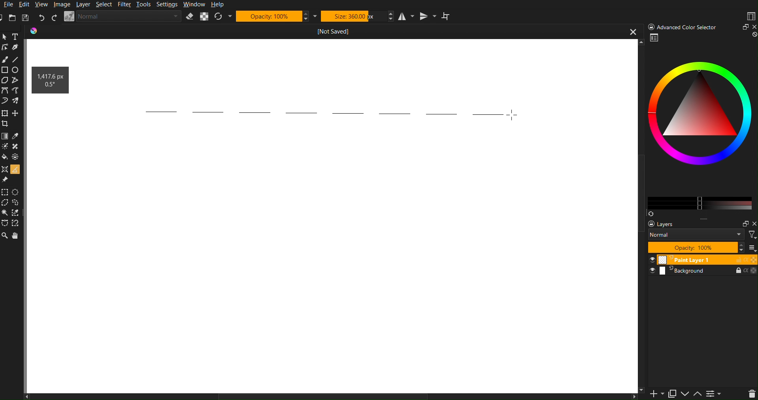 The image size is (758, 400). What do you see at coordinates (41, 17) in the screenshot?
I see `Undo` at bounding box center [41, 17].